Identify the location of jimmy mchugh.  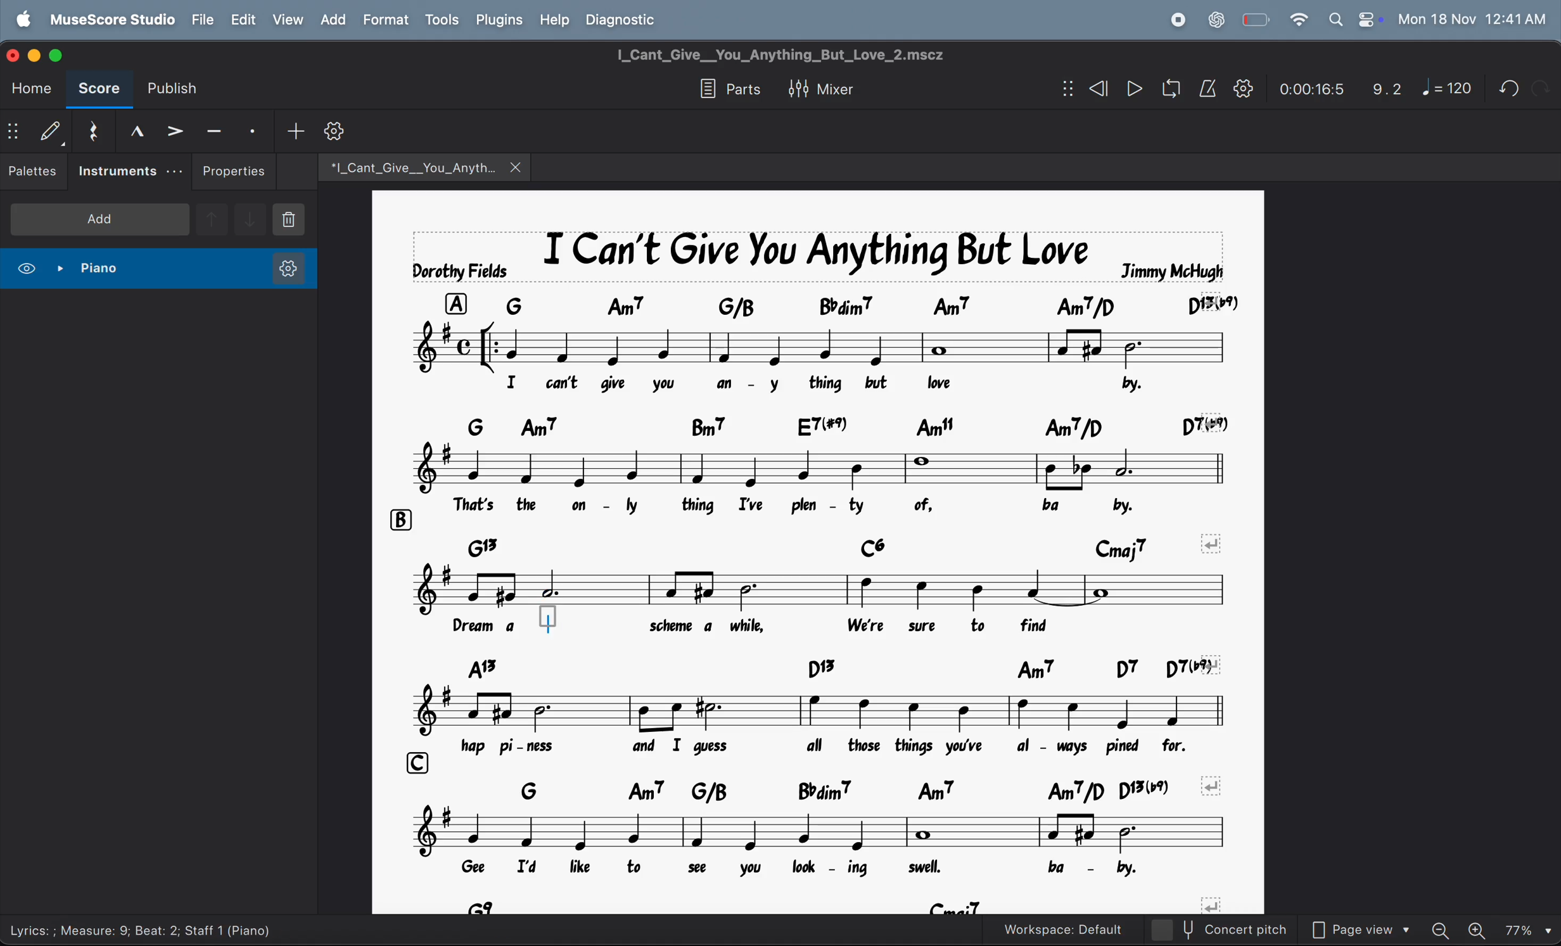
(1175, 269).